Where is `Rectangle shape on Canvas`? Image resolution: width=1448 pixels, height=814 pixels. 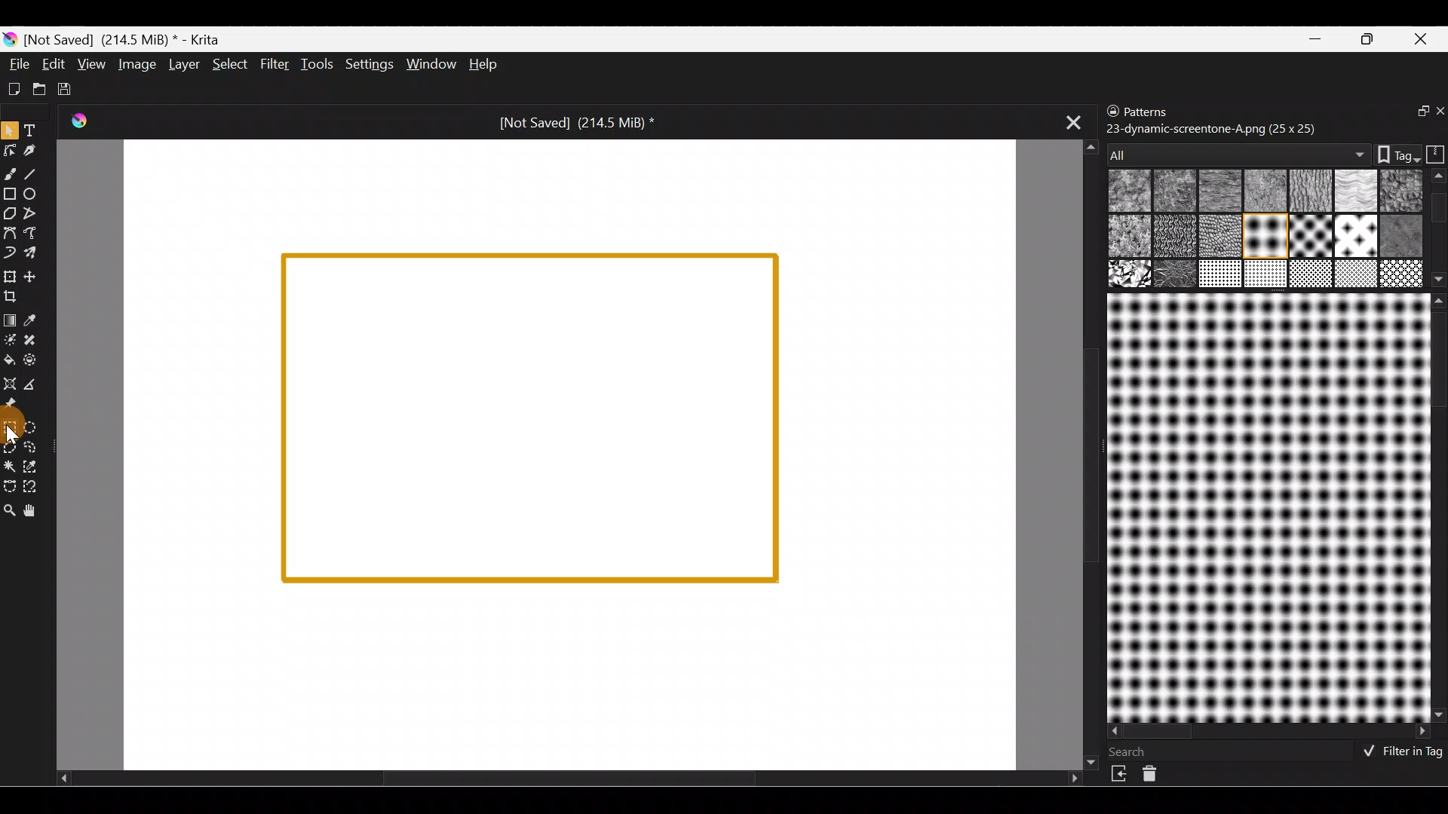 Rectangle shape on Canvas is located at coordinates (529, 418).